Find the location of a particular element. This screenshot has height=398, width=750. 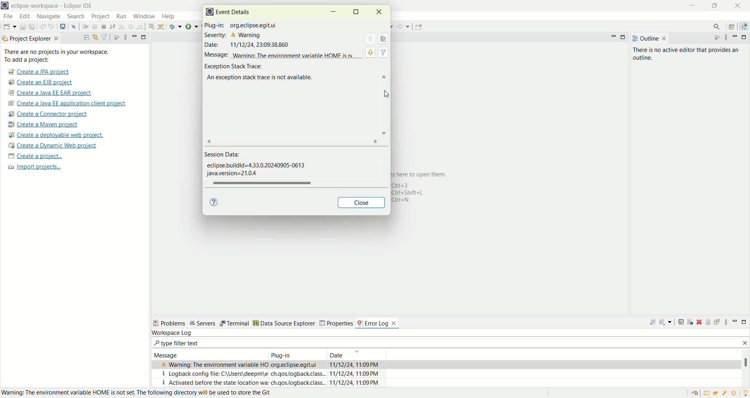

create a maven project is located at coordinates (46, 124).